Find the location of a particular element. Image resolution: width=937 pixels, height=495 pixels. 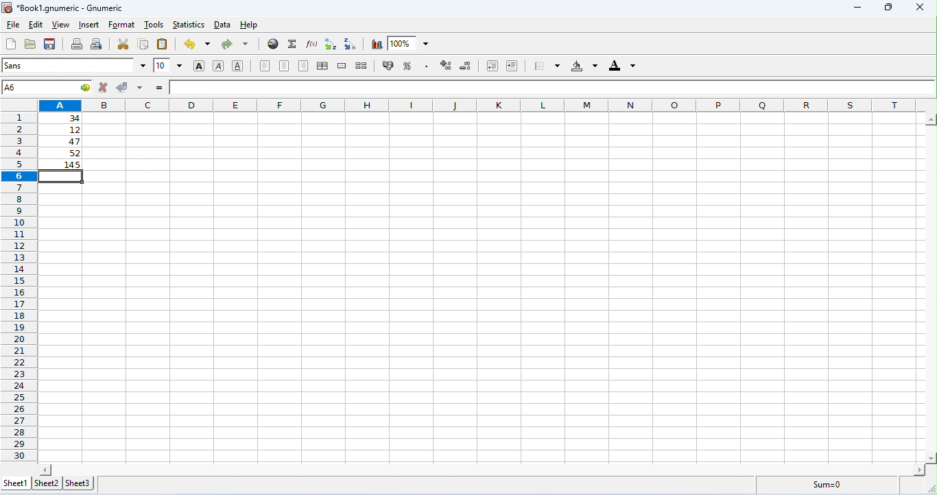

12 is located at coordinates (63, 130).